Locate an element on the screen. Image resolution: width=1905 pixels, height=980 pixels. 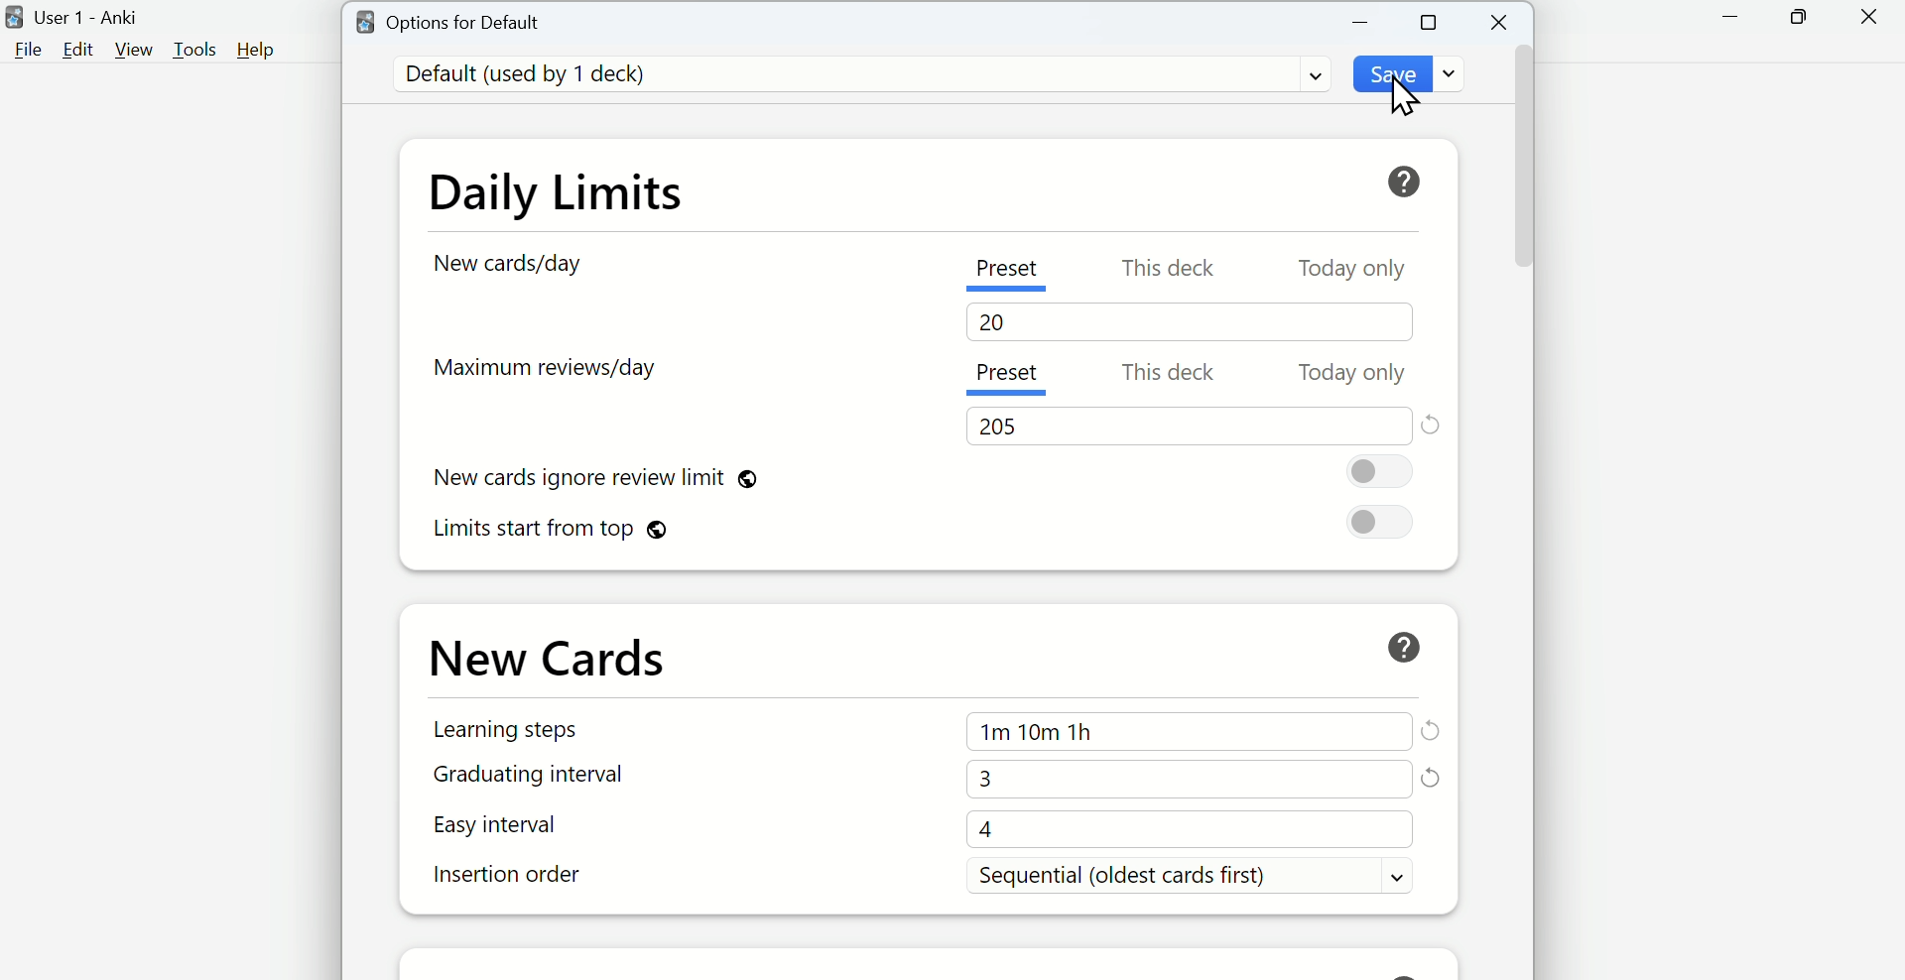
Graduating interval is located at coordinates (527, 777).